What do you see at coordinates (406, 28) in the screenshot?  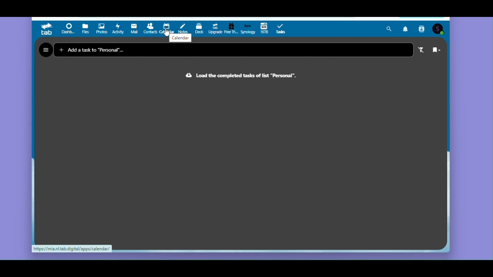 I see `Notifications` at bounding box center [406, 28].